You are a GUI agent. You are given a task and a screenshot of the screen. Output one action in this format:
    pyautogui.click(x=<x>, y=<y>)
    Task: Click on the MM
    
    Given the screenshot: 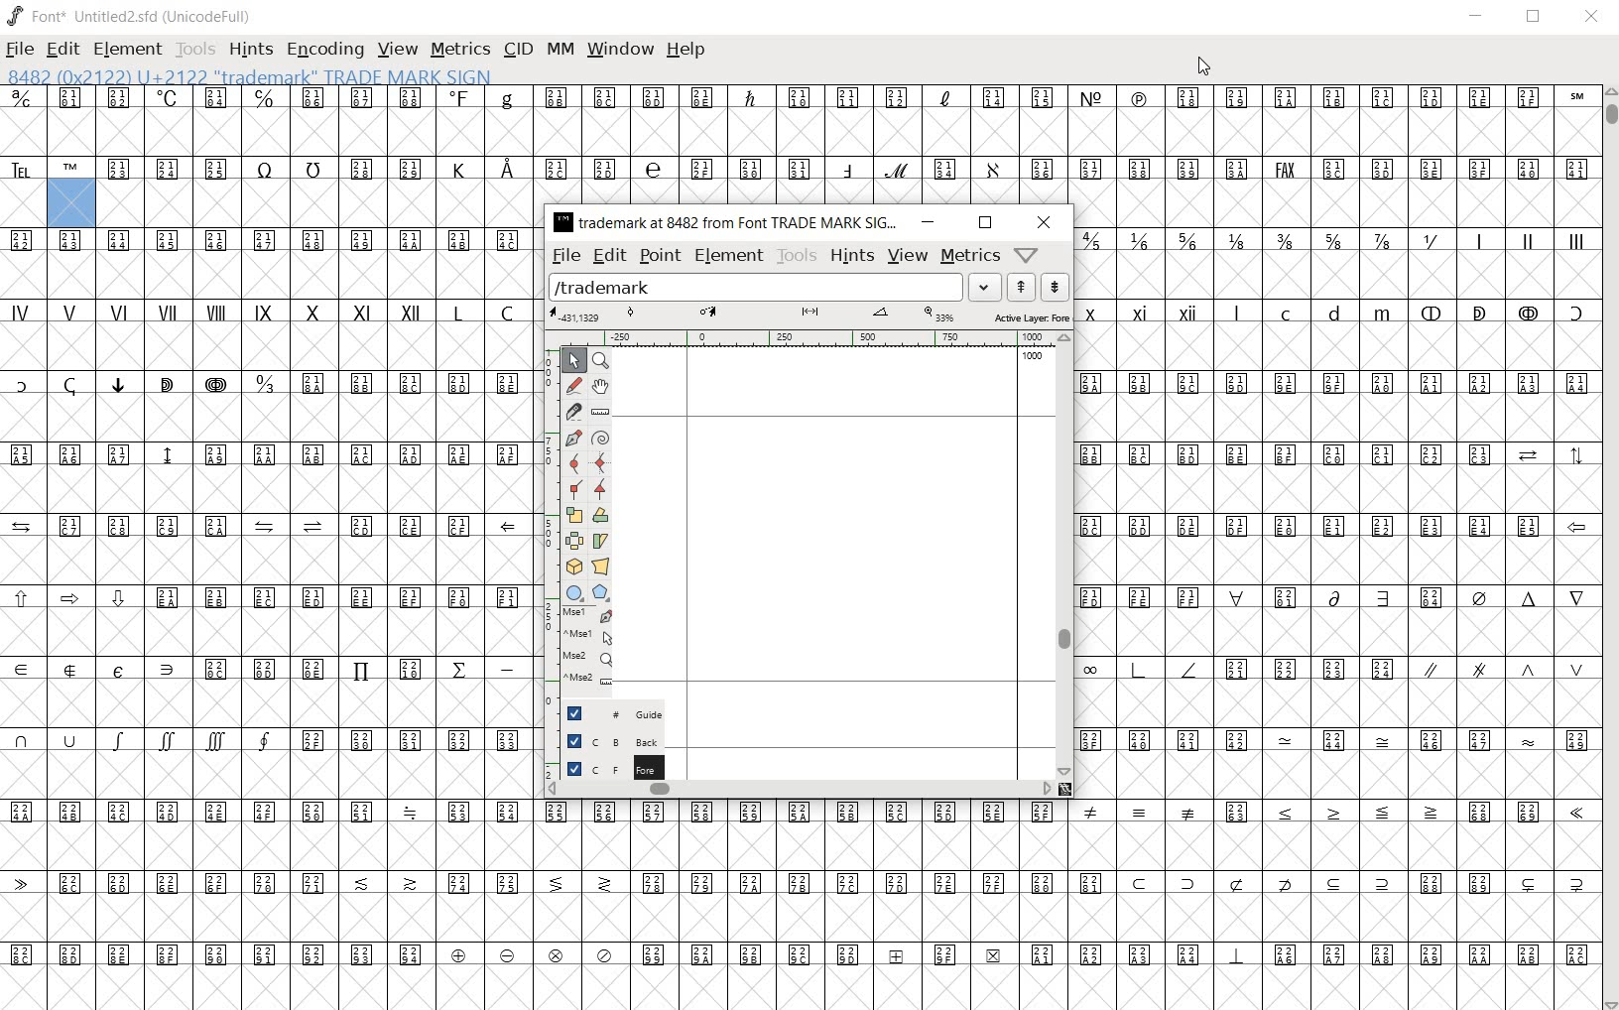 What is the action you would take?
    pyautogui.click(x=560, y=52)
    